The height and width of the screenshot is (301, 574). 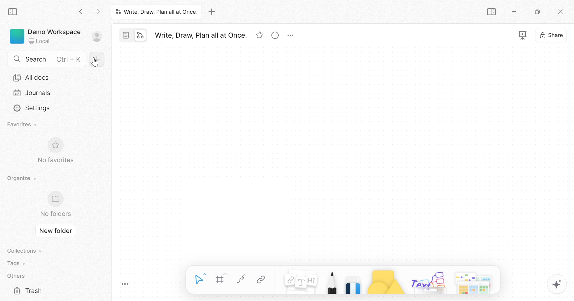 What do you see at coordinates (55, 231) in the screenshot?
I see `New folder` at bounding box center [55, 231].